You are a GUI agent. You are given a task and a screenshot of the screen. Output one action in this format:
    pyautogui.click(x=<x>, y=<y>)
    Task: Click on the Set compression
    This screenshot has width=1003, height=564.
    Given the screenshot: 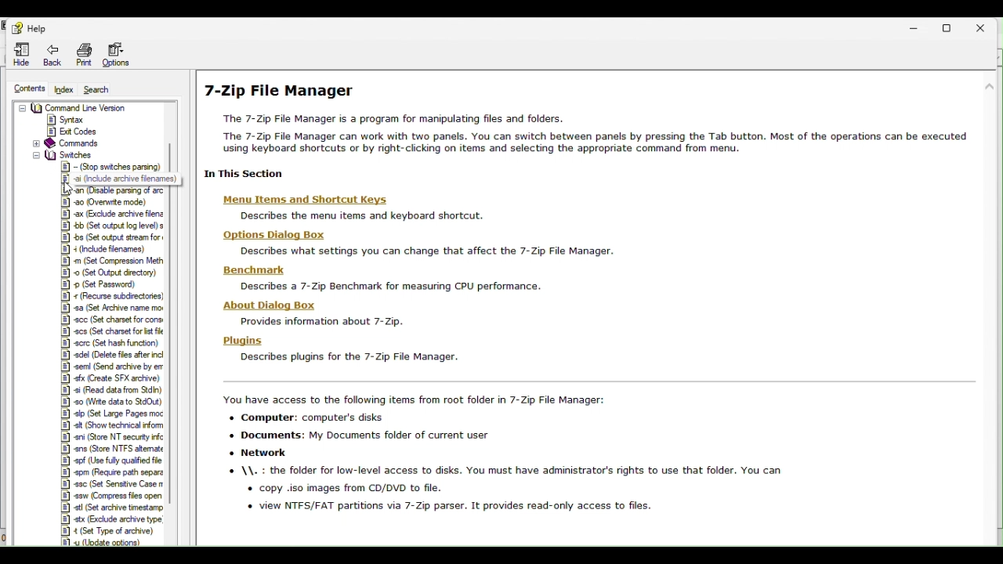 What is the action you would take?
    pyautogui.click(x=112, y=260)
    